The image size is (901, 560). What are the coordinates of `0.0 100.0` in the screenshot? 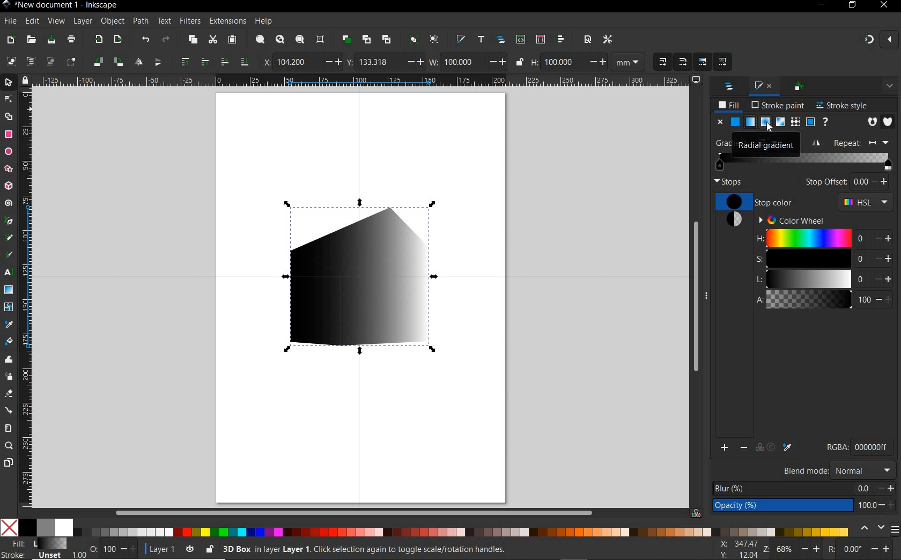 It's located at (866, 498).